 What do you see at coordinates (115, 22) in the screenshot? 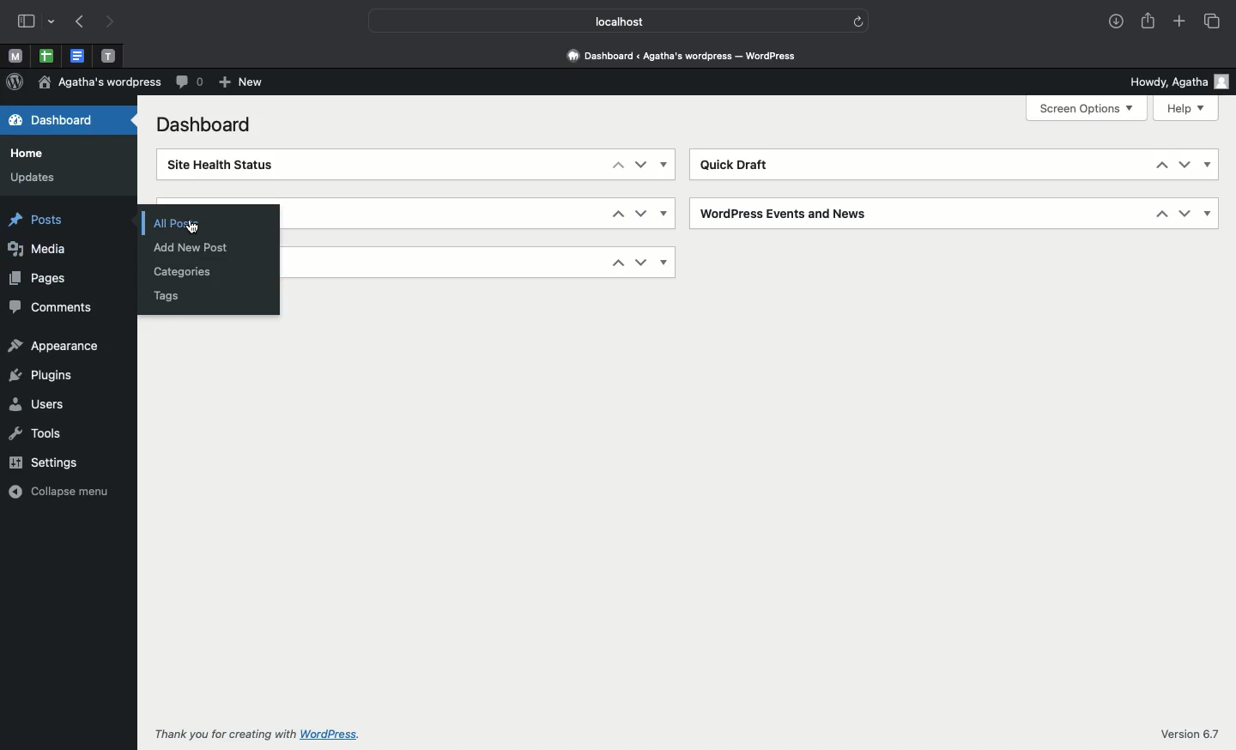
I see `Next page` at bounding box center [115, 22].